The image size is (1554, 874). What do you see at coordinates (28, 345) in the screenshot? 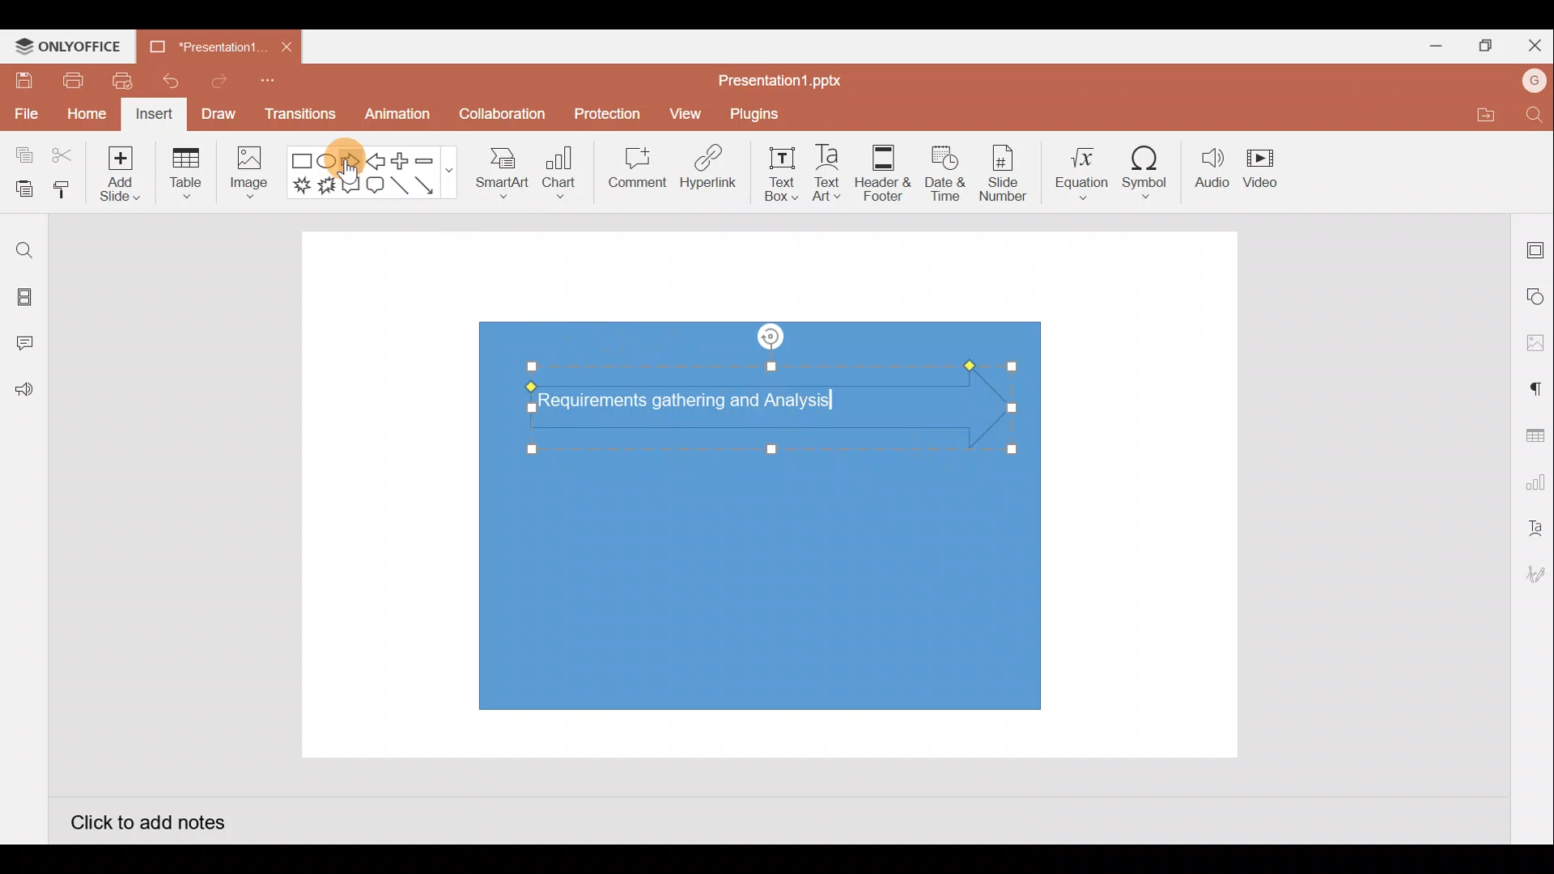
I see `Comments` at bounding box center [28, 345].